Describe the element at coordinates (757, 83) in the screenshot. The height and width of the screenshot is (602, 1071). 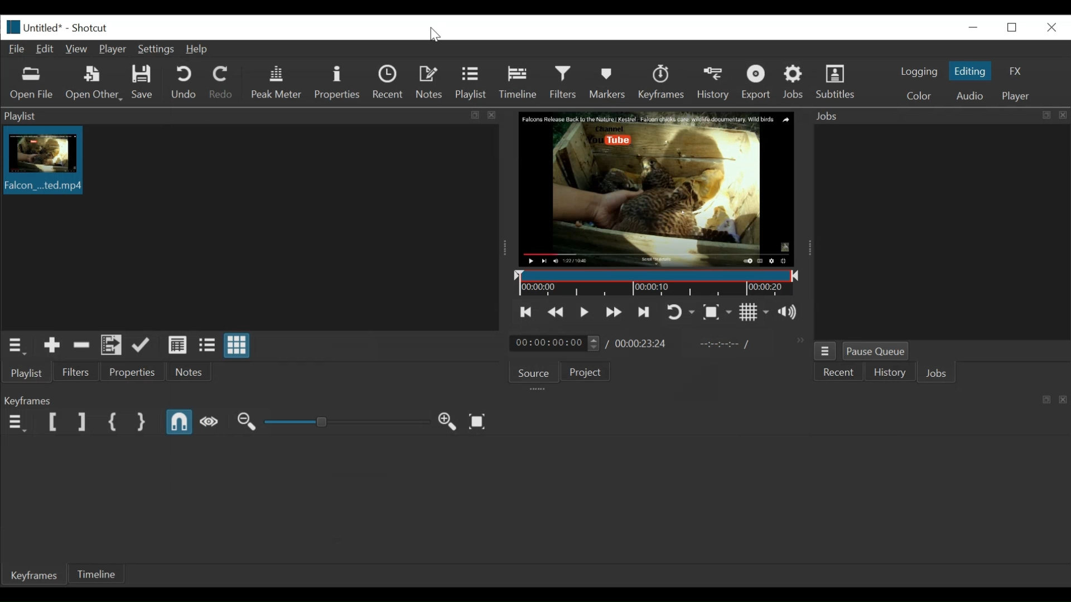
I see `Export` at that location.